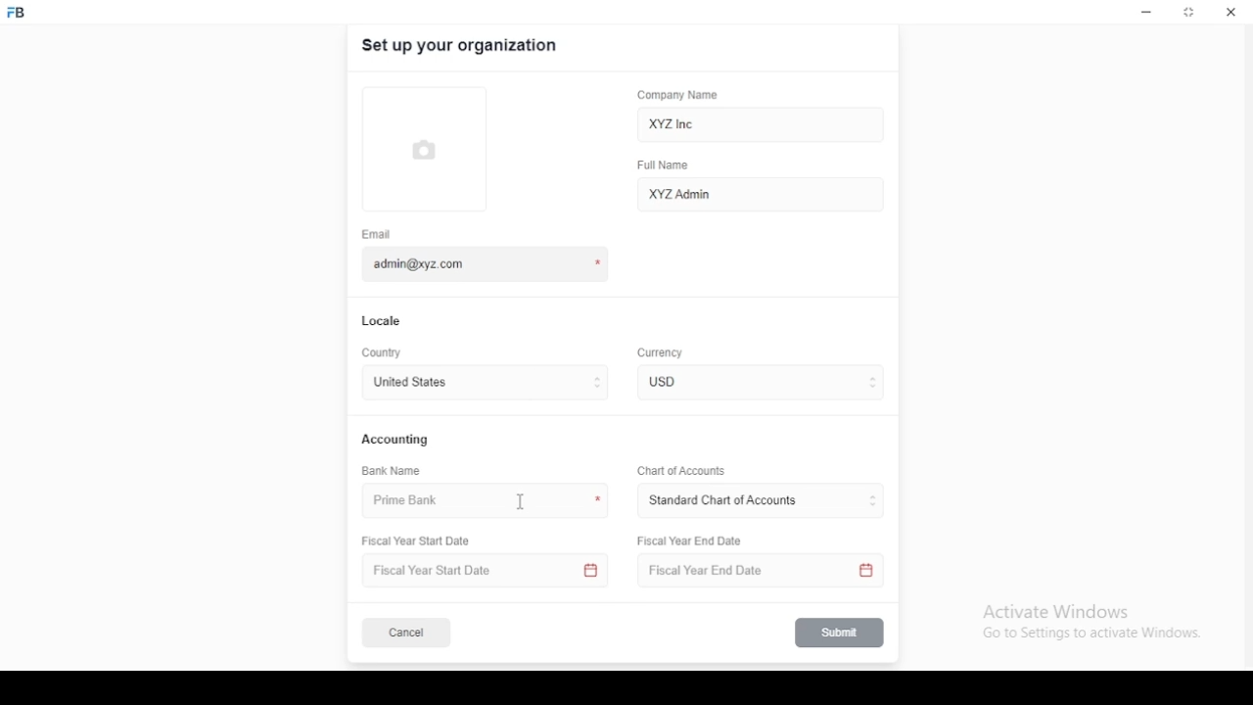 This screenshot has height=705, width=1253. Describe the element at coordinates (384, 353) in the screenshot. I see `country` at that location.